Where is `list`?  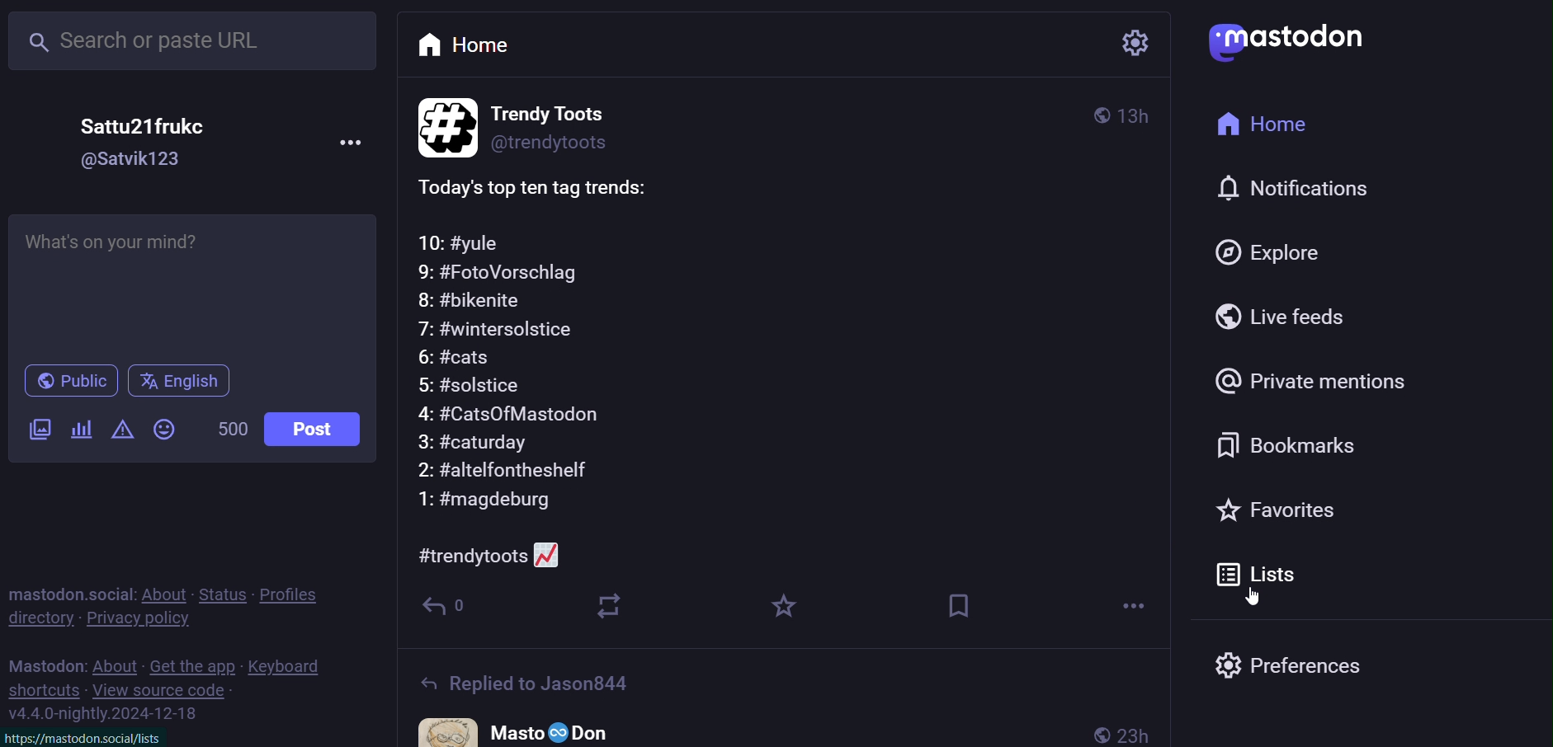
list is located at coordinates (1258, 573).